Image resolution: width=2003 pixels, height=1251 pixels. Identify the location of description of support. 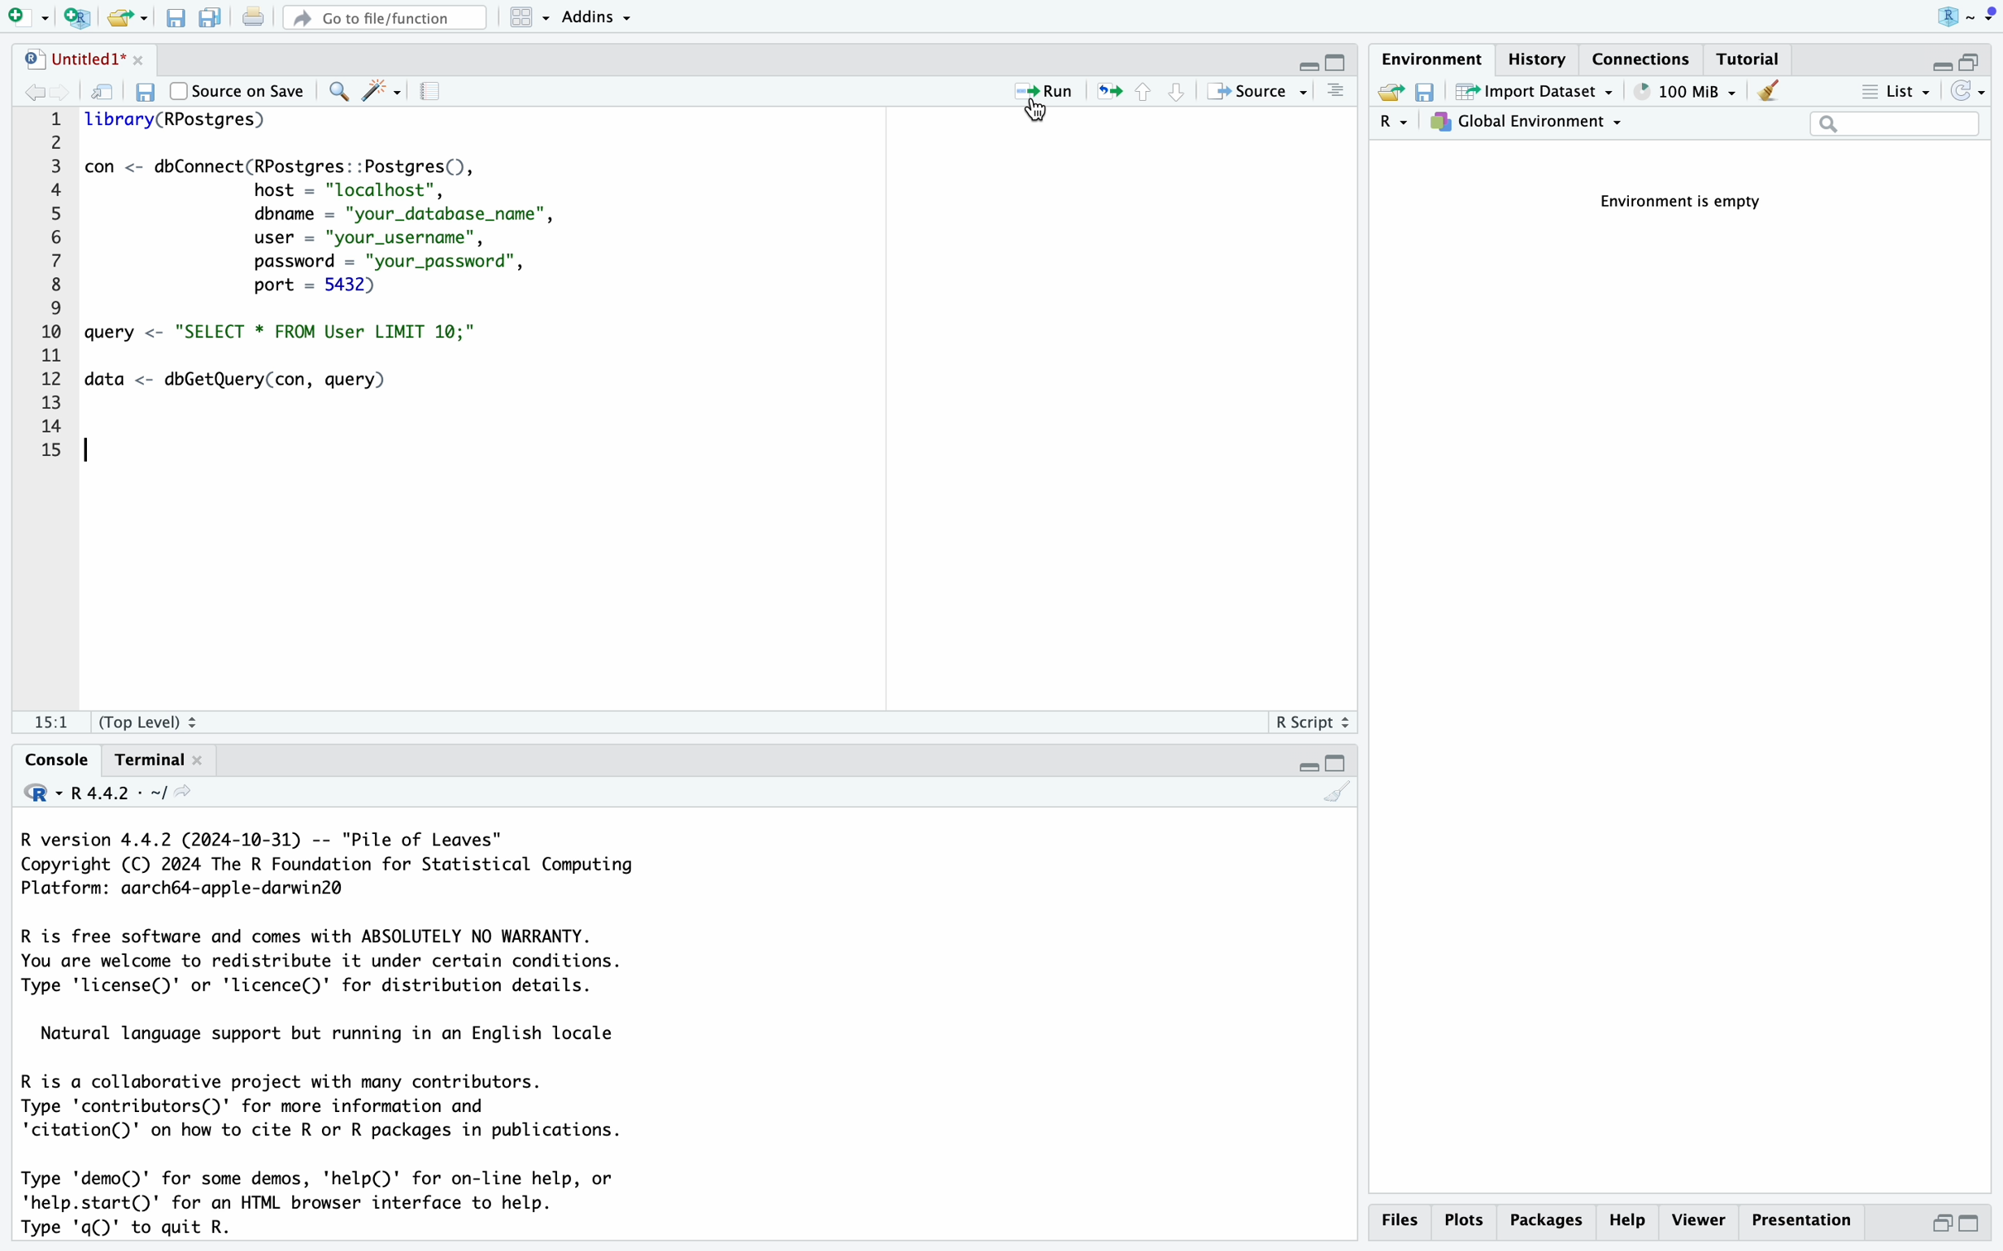
(329, 1036).